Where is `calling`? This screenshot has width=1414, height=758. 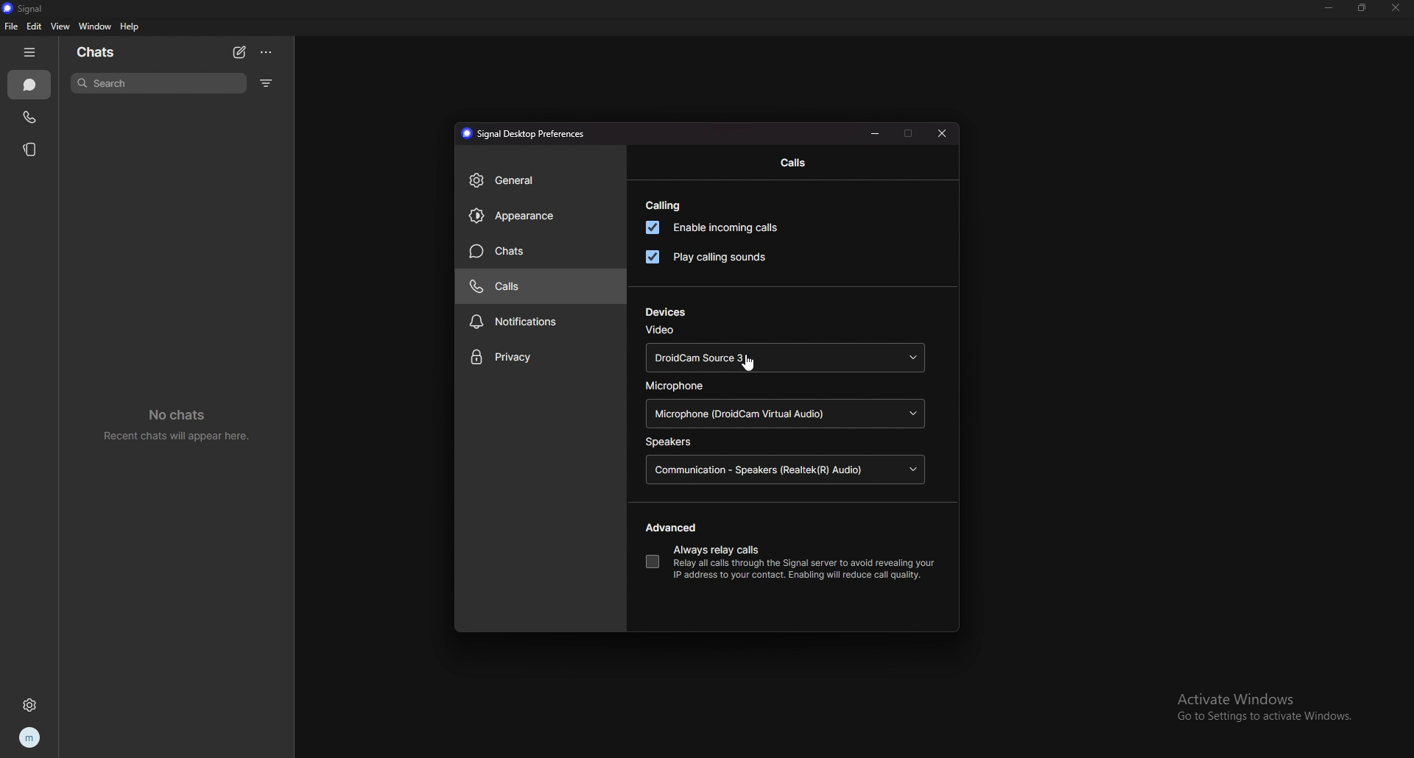 calling is located at coordinates (664, 206).